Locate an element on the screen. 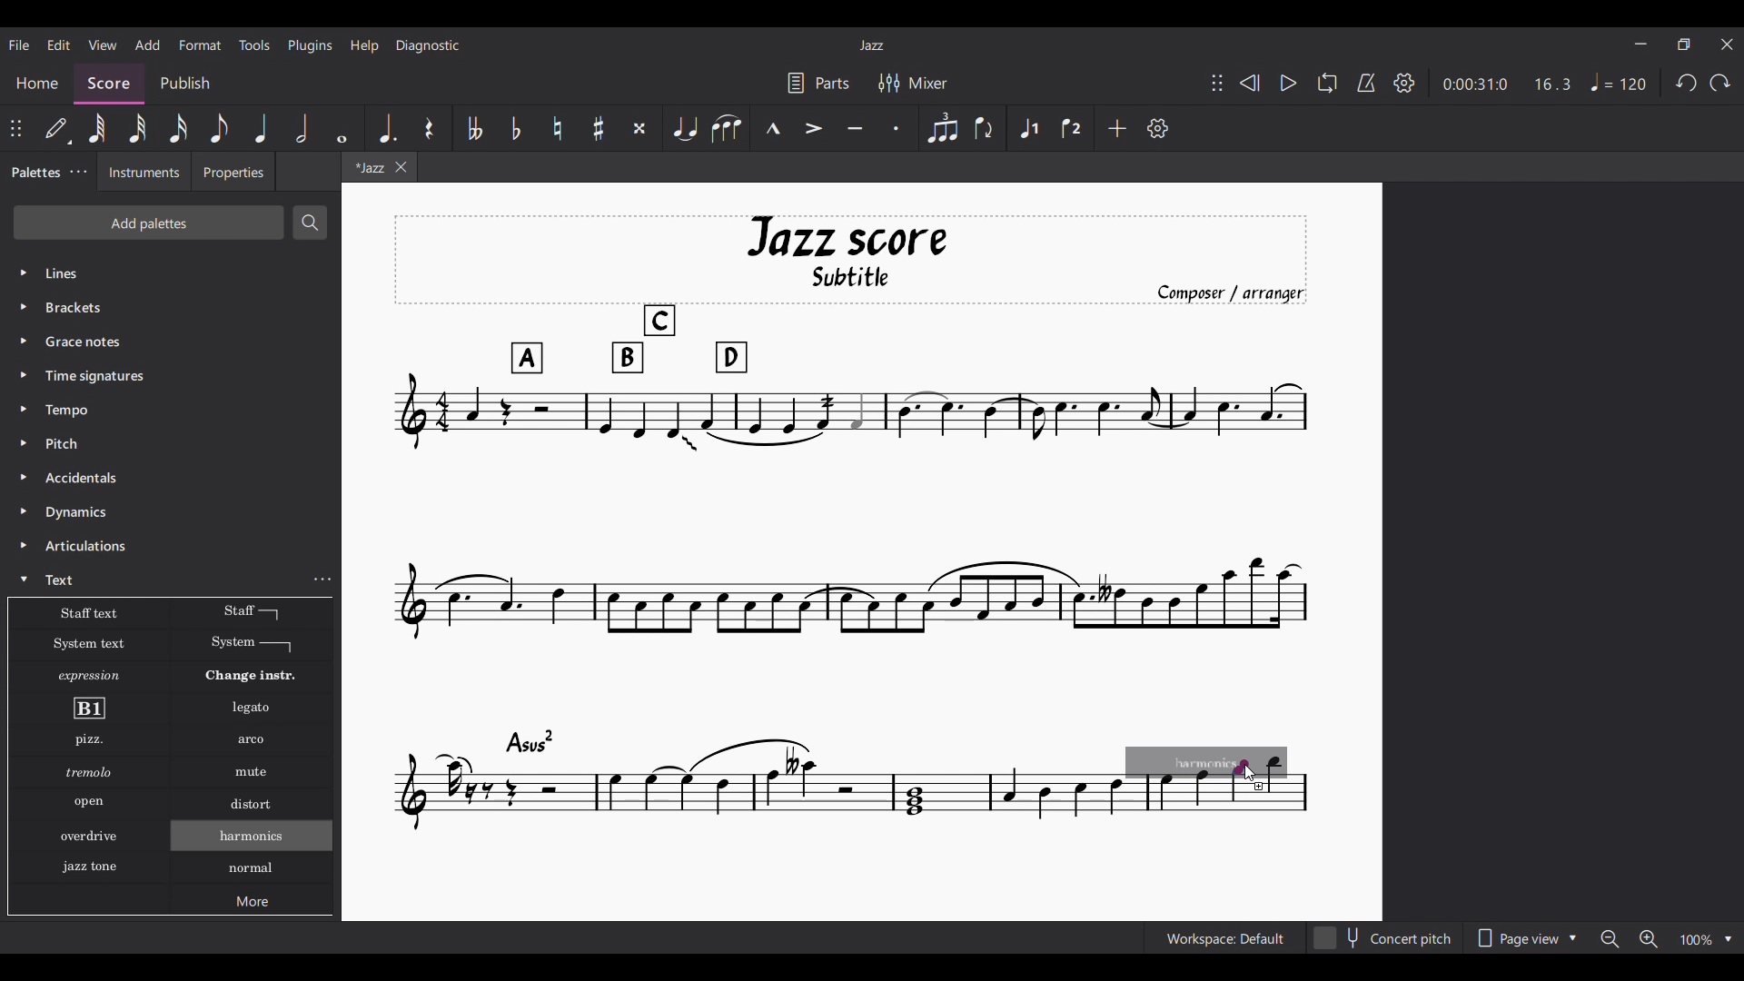  Play is located at coordinates (1289, 83).